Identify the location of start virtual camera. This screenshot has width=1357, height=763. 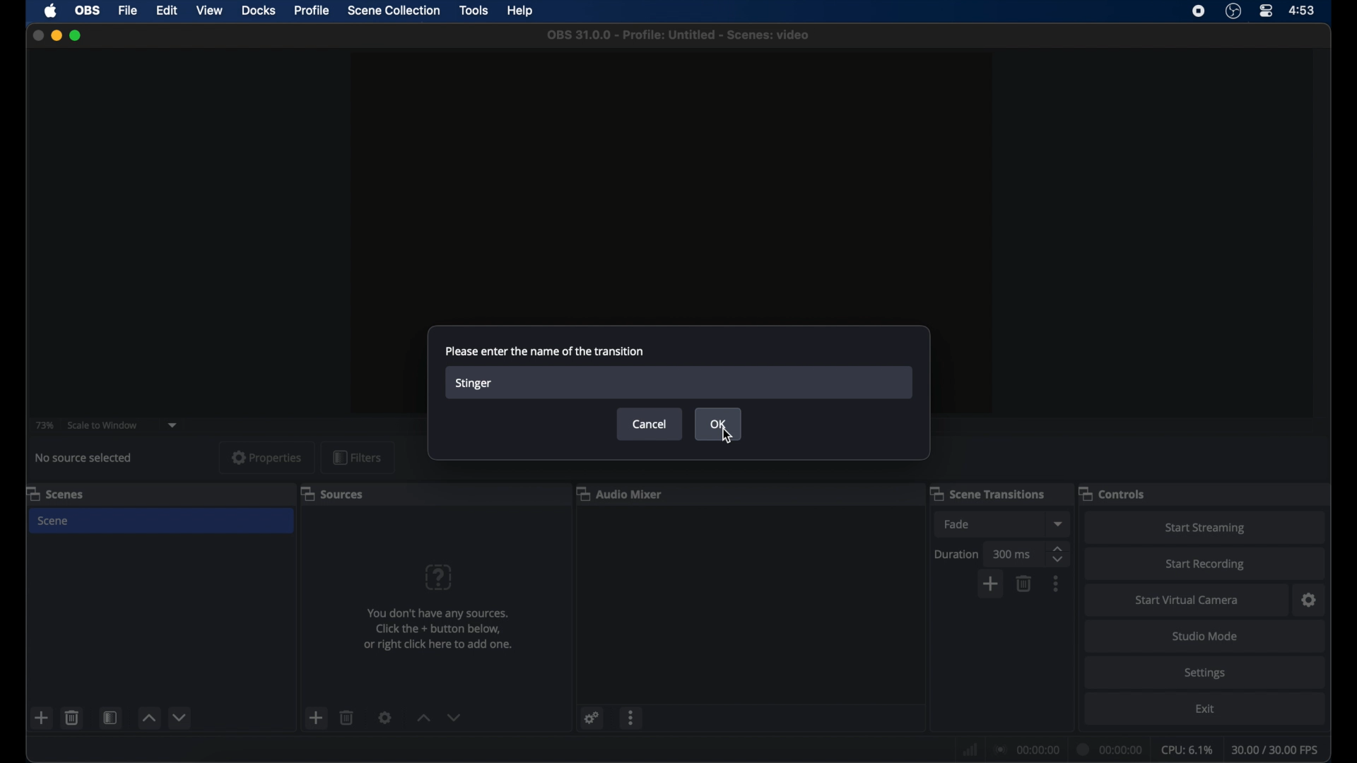
(1186, 601).